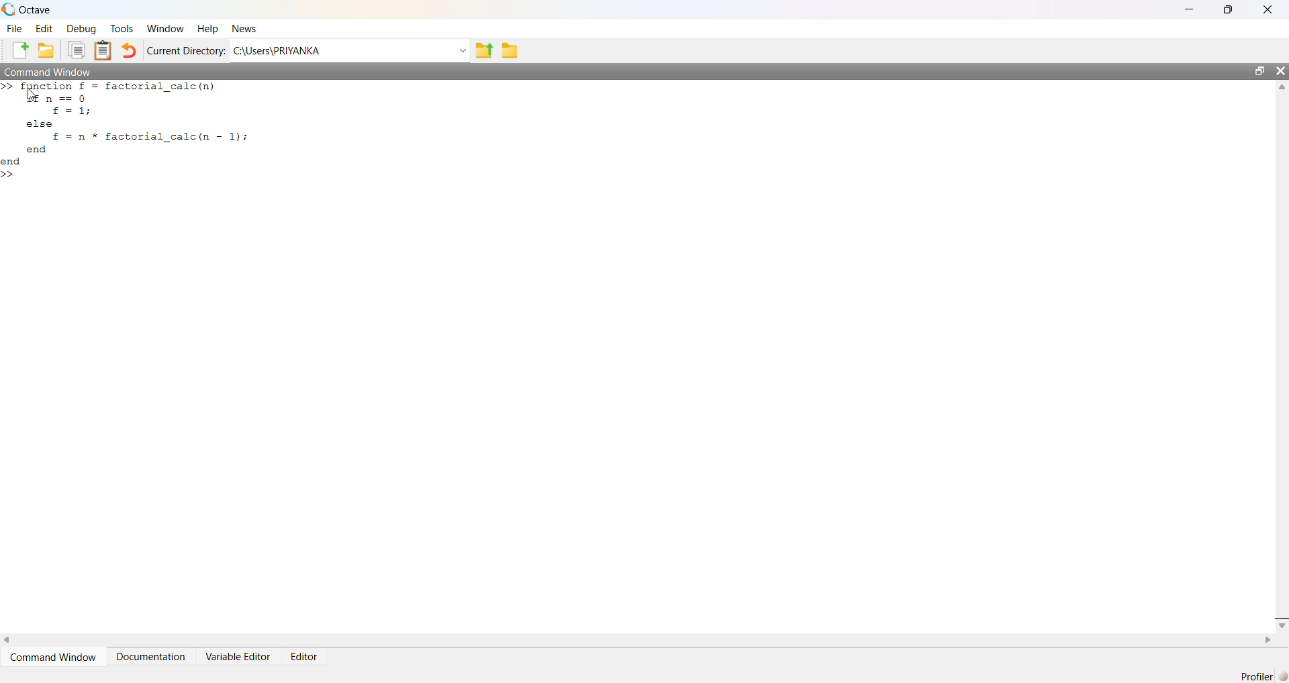 The width and height of the screenshot is (1289, 683). Describe the element at coordinates (56, 657) in the screenshot. I see `Command Window` at that location.